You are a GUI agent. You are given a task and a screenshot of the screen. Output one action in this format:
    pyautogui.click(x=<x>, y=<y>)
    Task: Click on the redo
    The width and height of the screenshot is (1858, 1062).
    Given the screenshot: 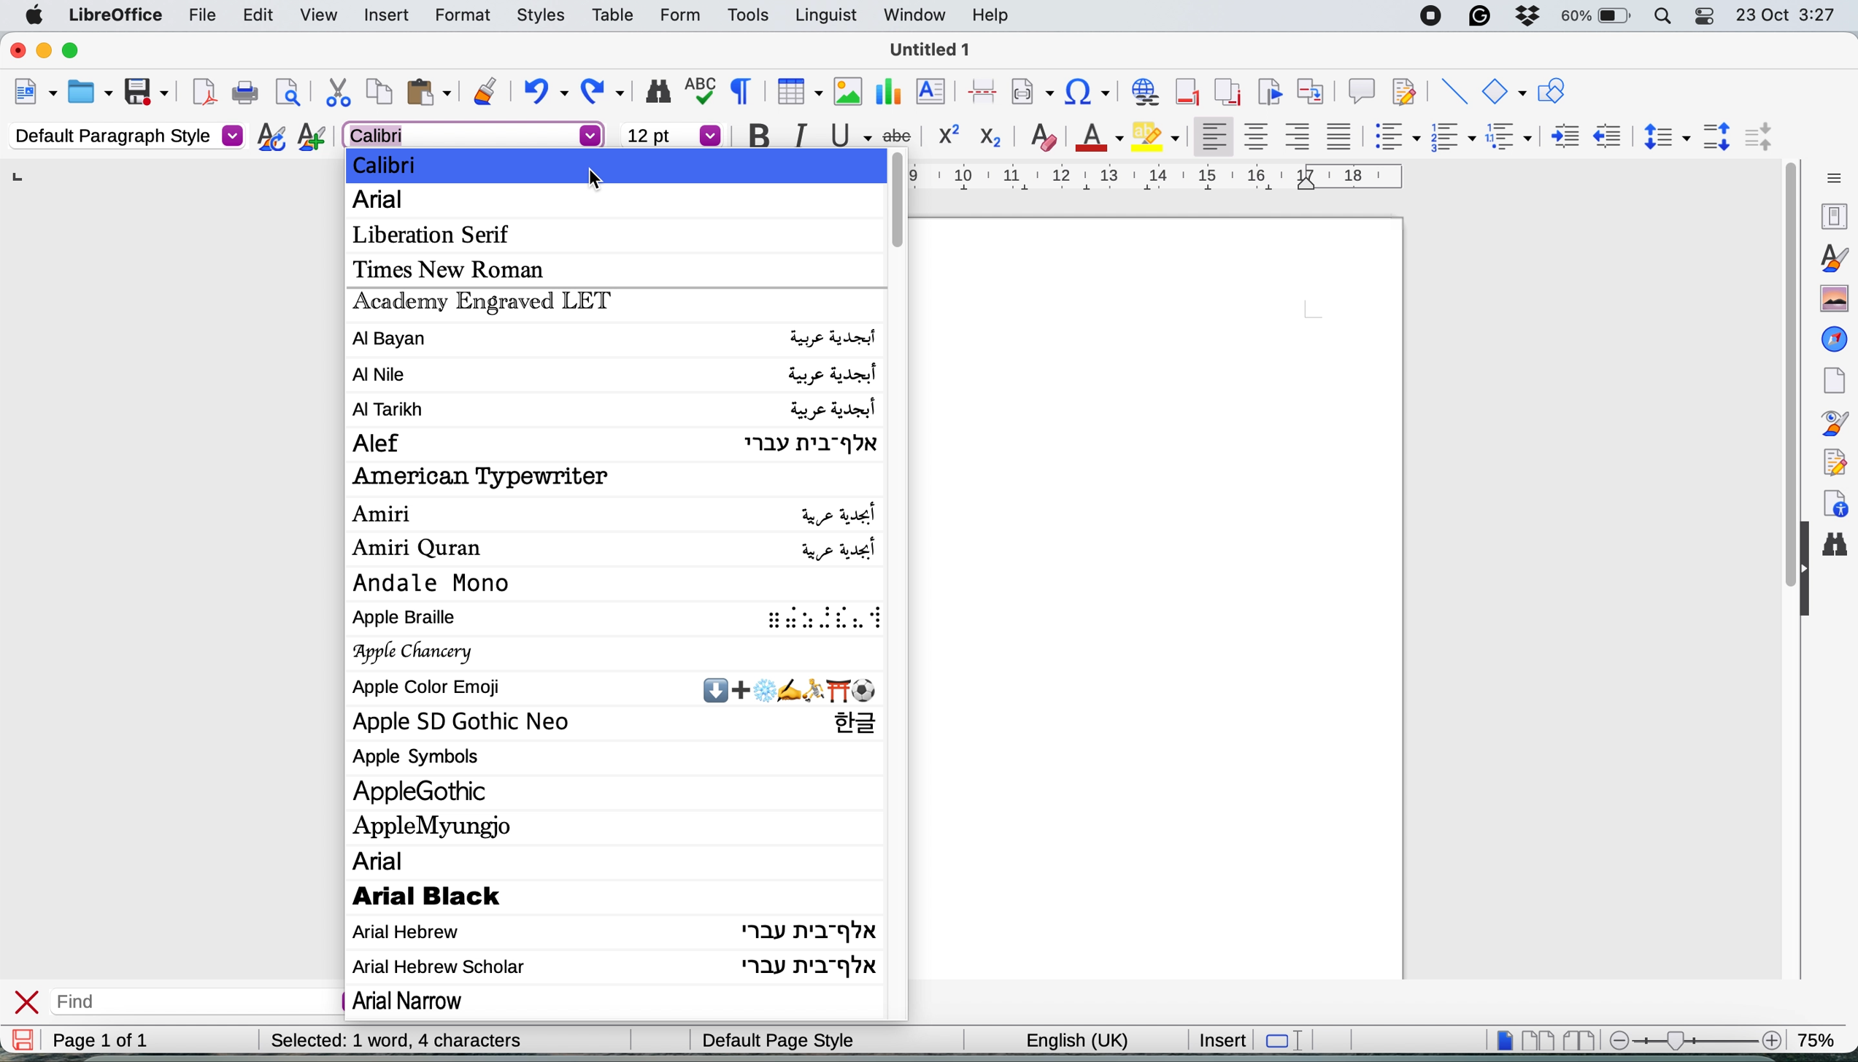 What is the action you would take?
    pyautogui.click(x=607, y=92)
    